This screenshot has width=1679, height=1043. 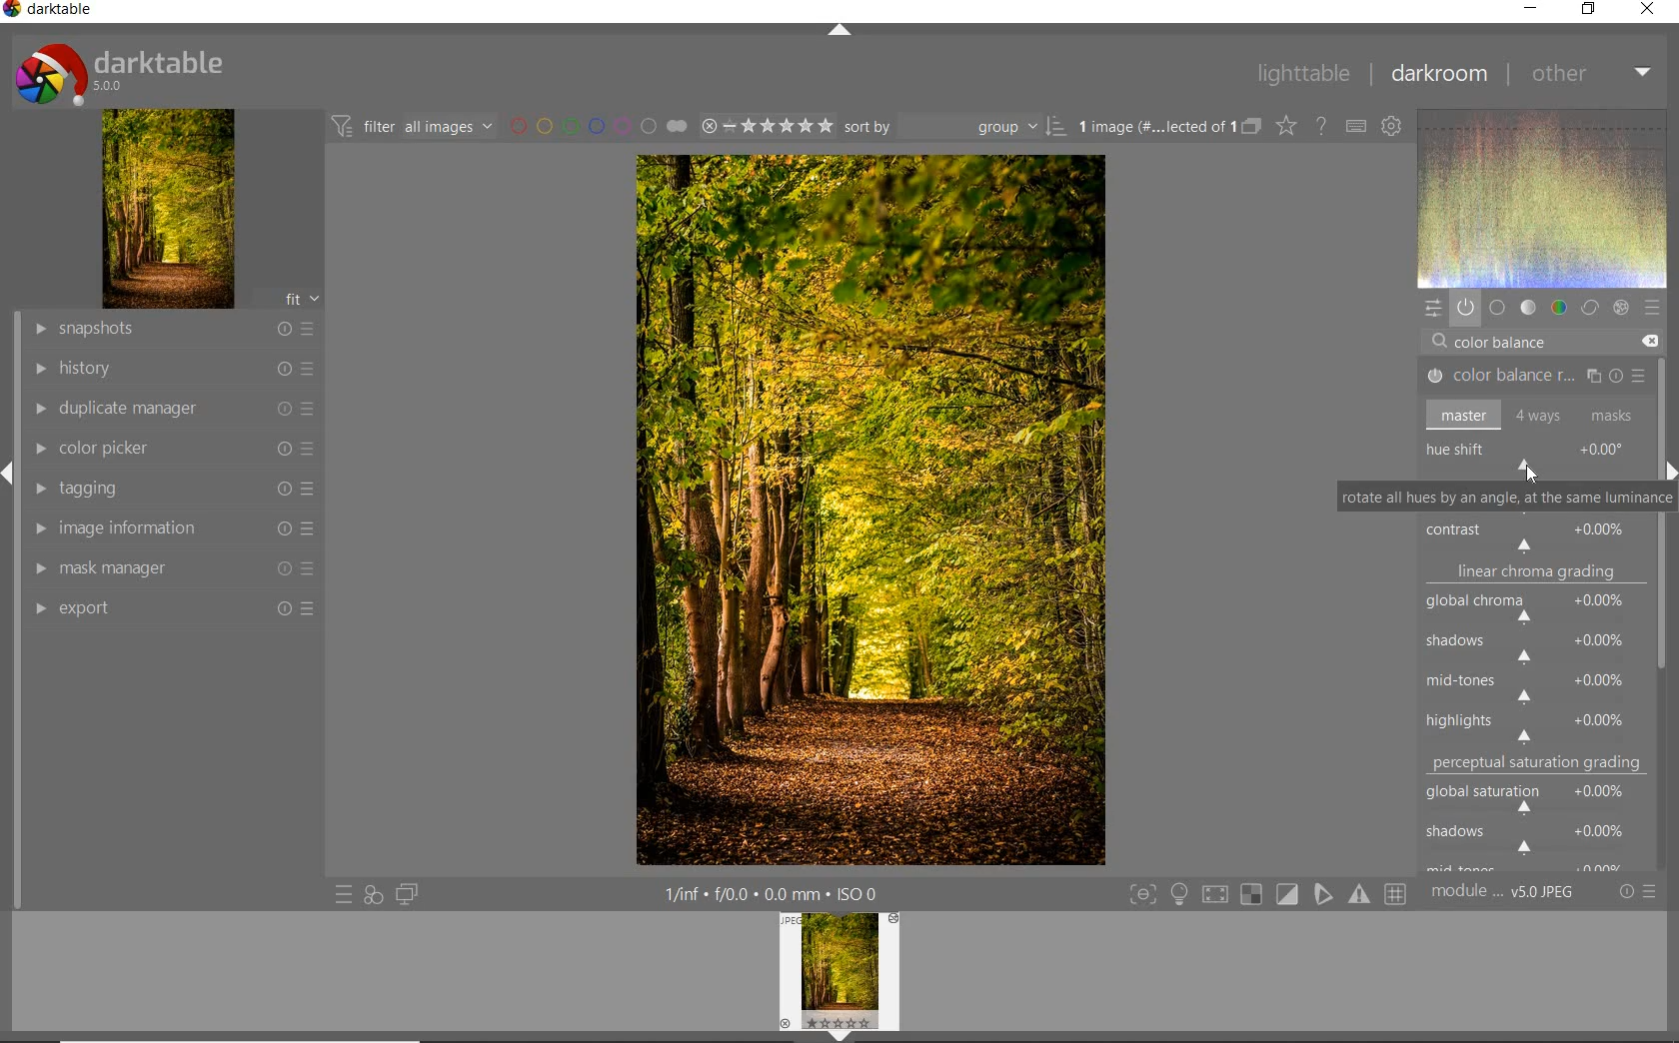 What do you see at coordinates (1589, 309) in the screenshot?
I see `correct` at bounding box center [1589, 309].